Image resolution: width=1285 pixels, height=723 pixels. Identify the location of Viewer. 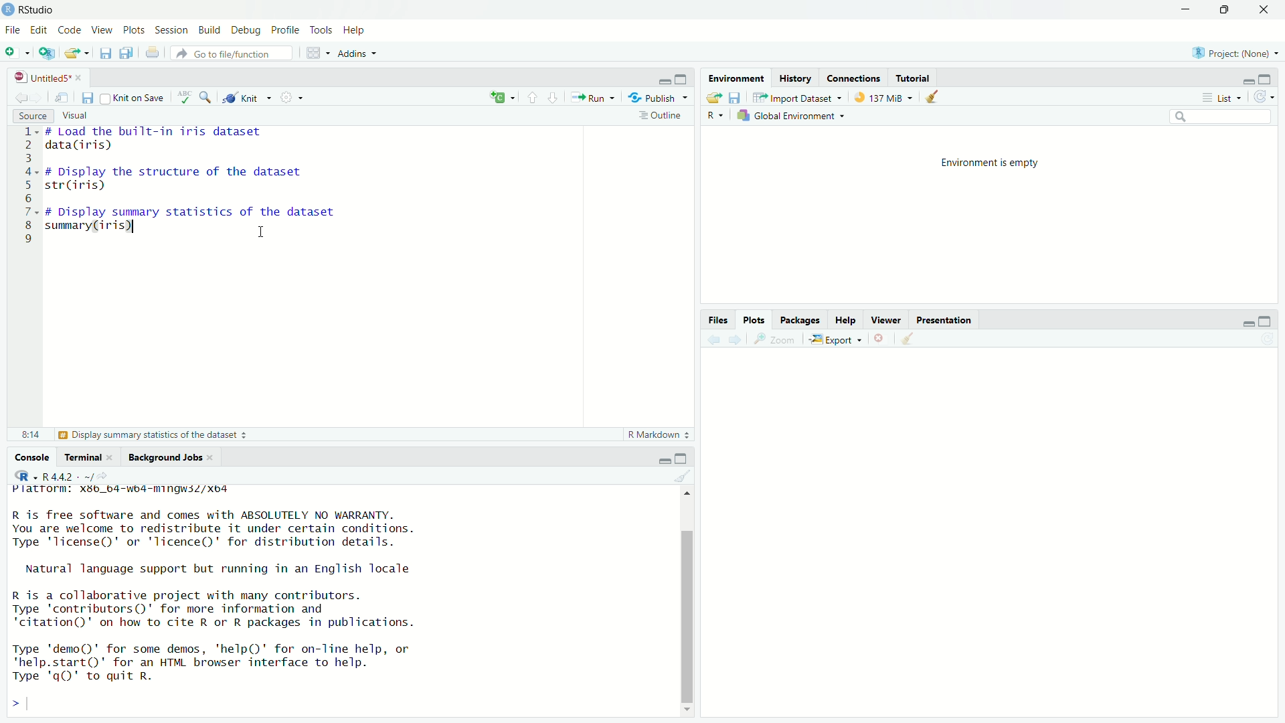
(885, 318).